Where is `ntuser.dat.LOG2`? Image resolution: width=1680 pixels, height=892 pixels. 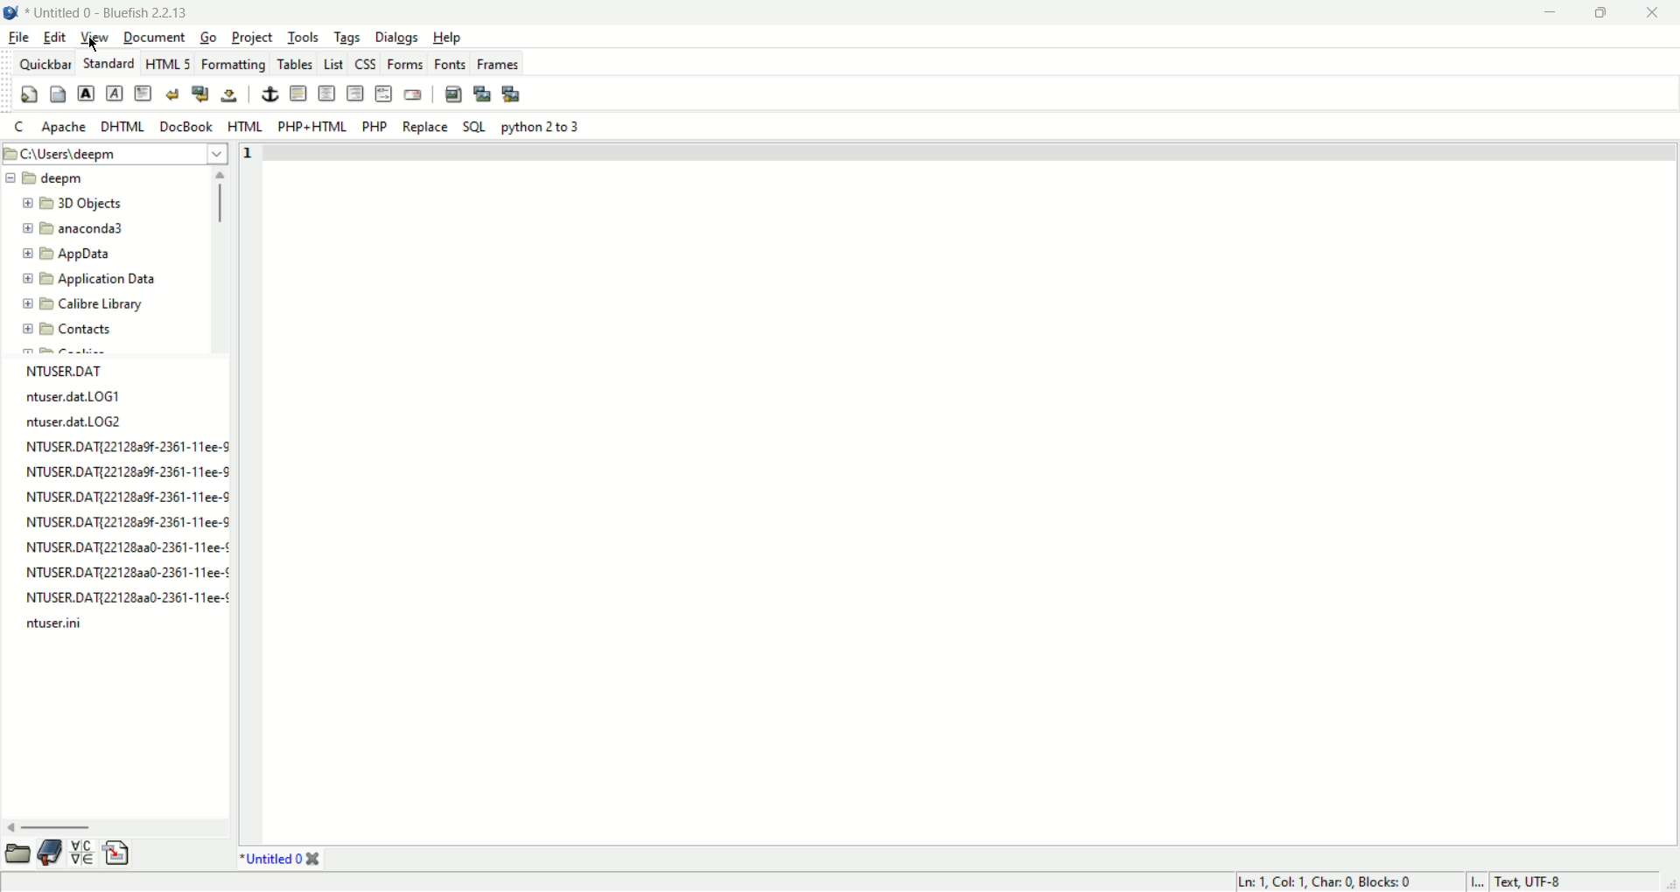 ntuser.dat.LOG2 is located at coordinates (75, 422).